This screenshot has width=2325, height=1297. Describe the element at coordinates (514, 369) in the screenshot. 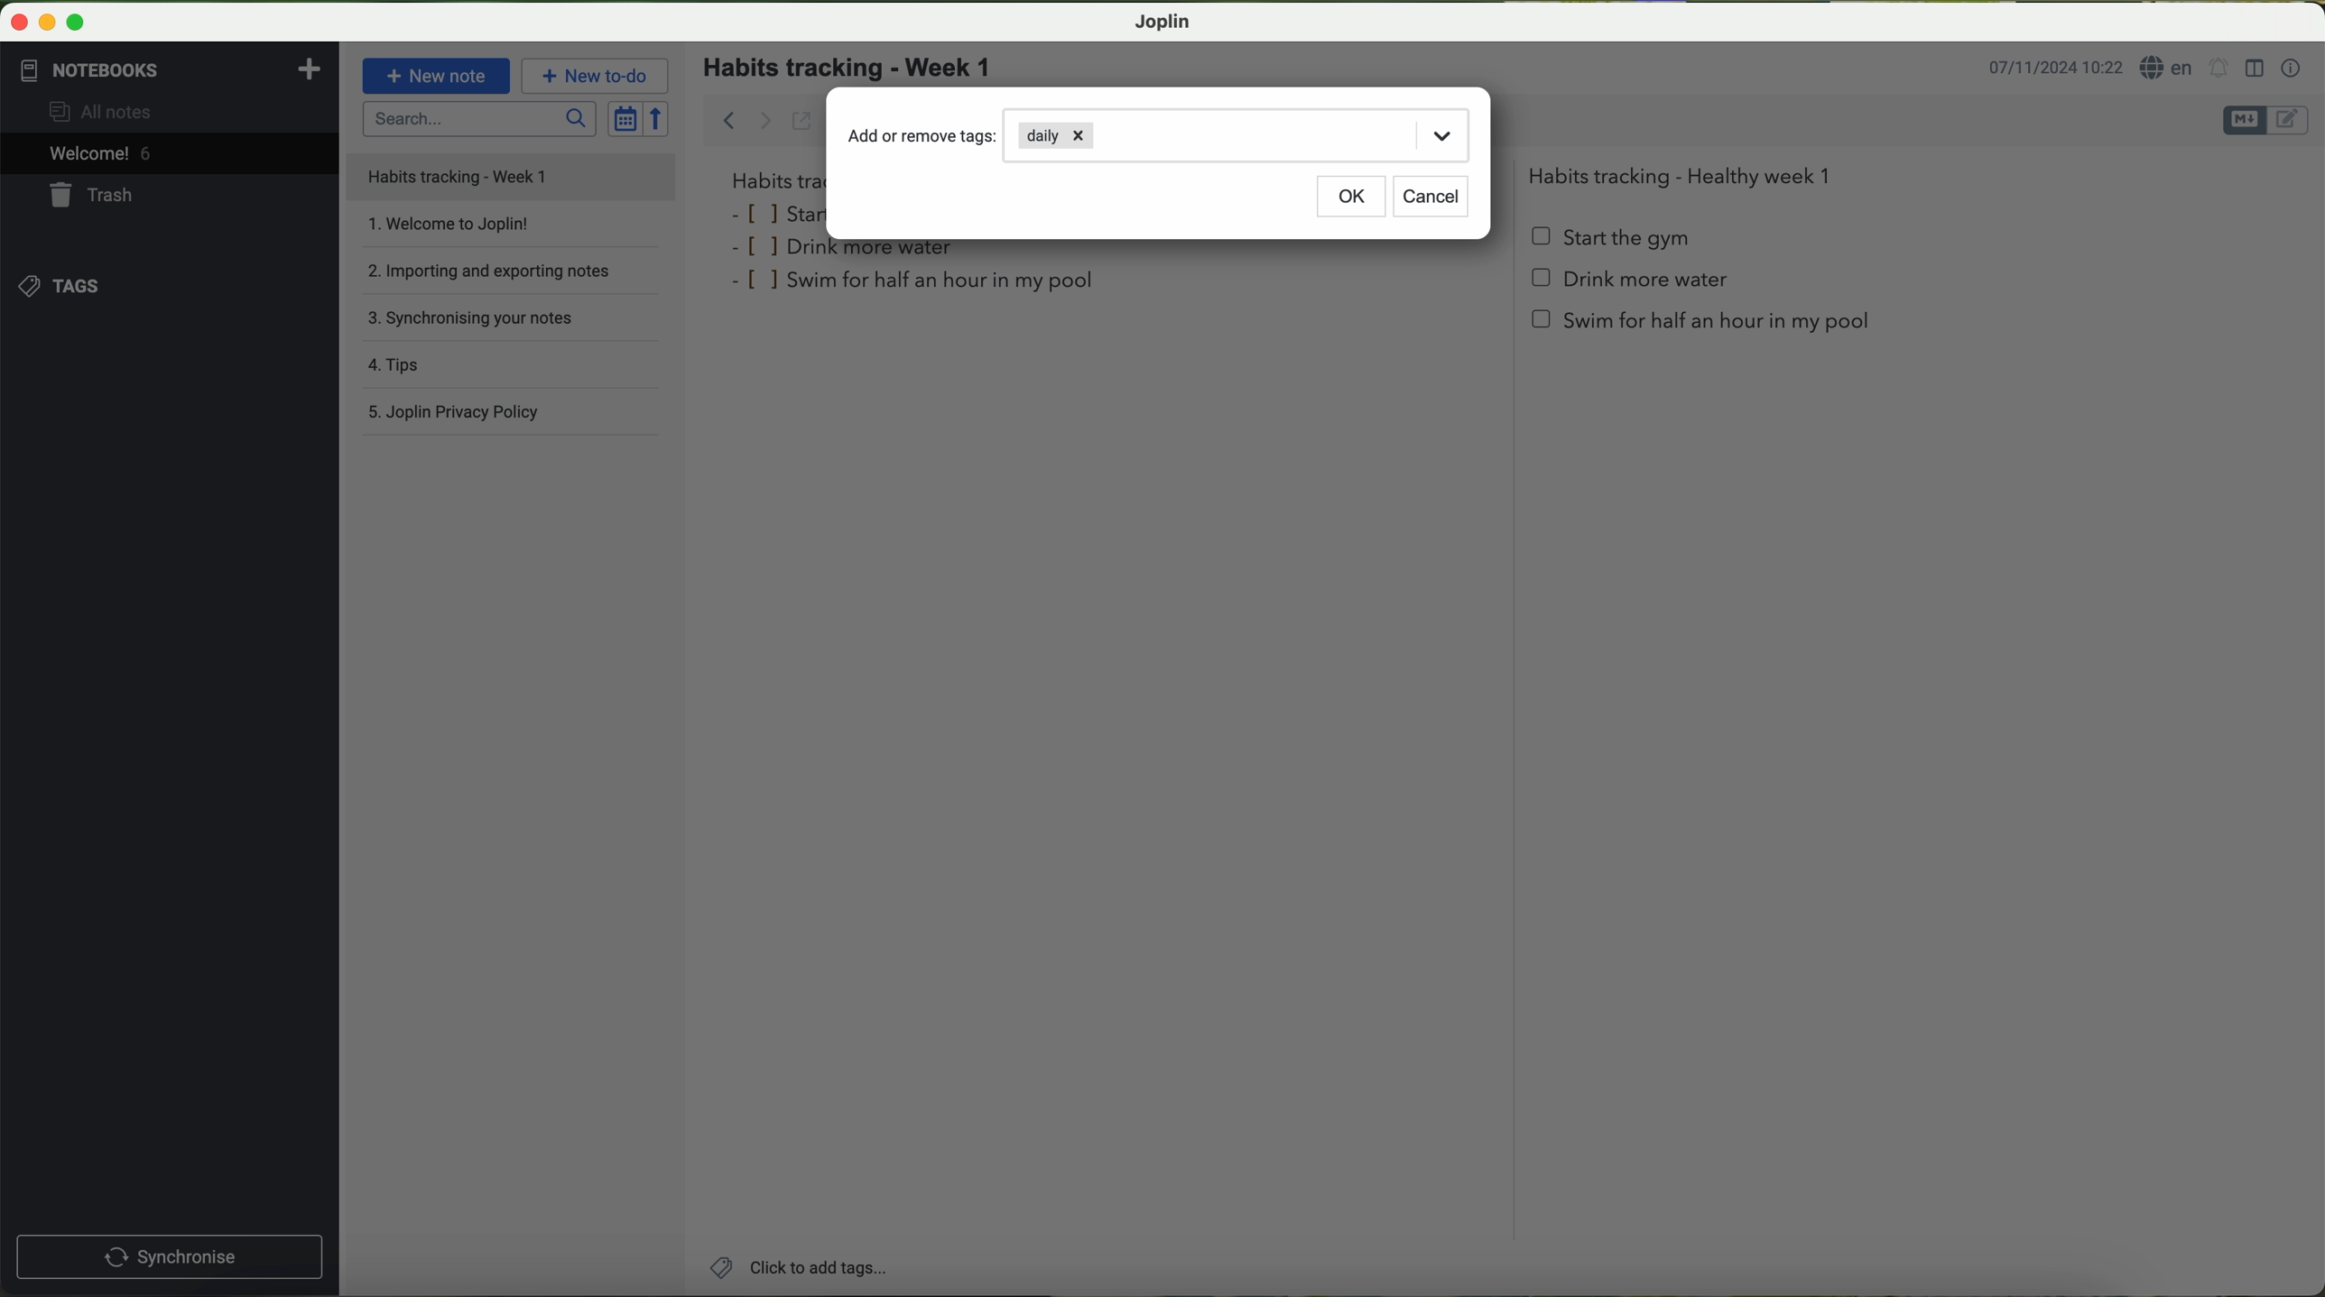

I see `tips` at that location.